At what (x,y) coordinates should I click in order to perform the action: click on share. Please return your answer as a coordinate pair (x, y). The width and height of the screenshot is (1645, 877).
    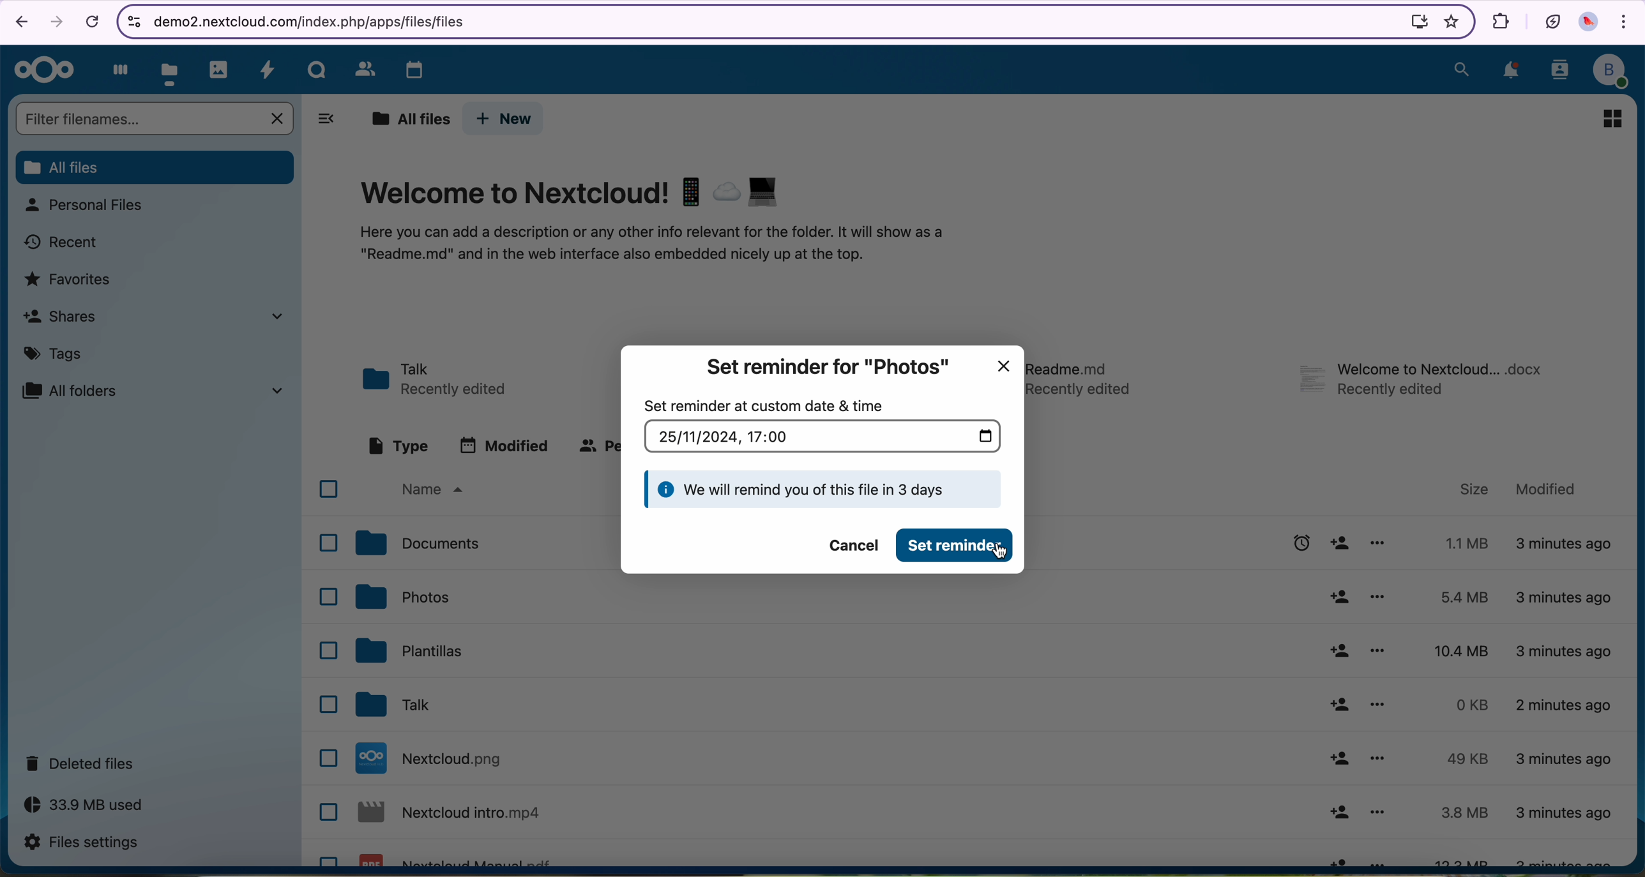
    Looking at the image, I should click on (1337, 650).